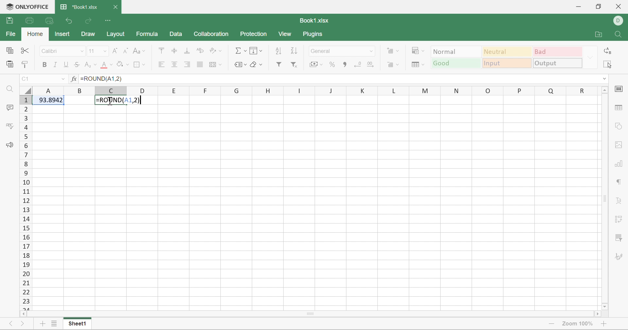 This screenshot has height=330, width=628. What do you see at coordinates (619, 182) in the screenshot?
I see `paragraph settings` at bounding box center [619, 182].